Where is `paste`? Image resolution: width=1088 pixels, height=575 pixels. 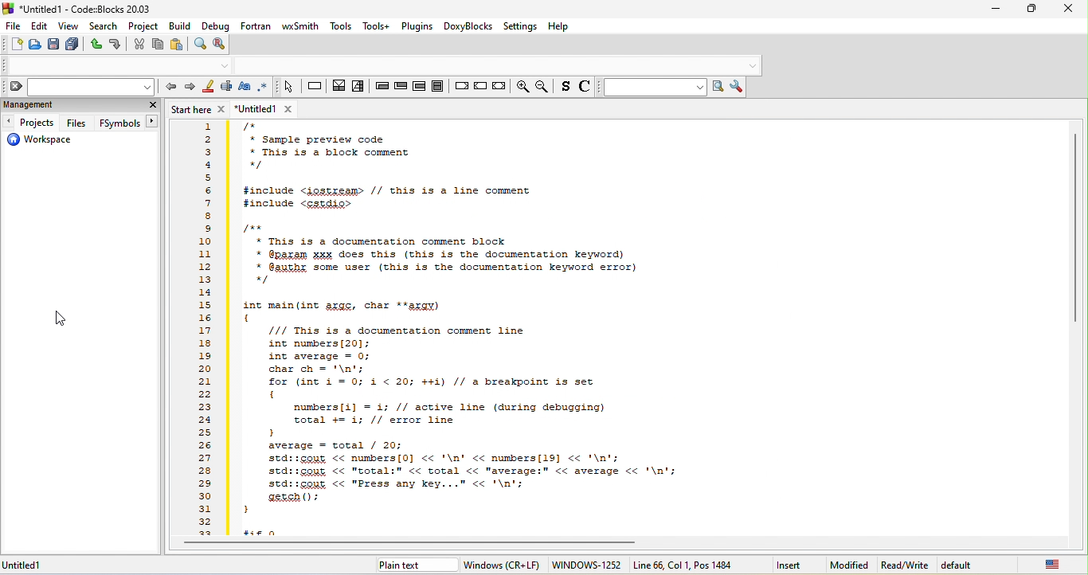
paste is located at coordinates (177, 45).